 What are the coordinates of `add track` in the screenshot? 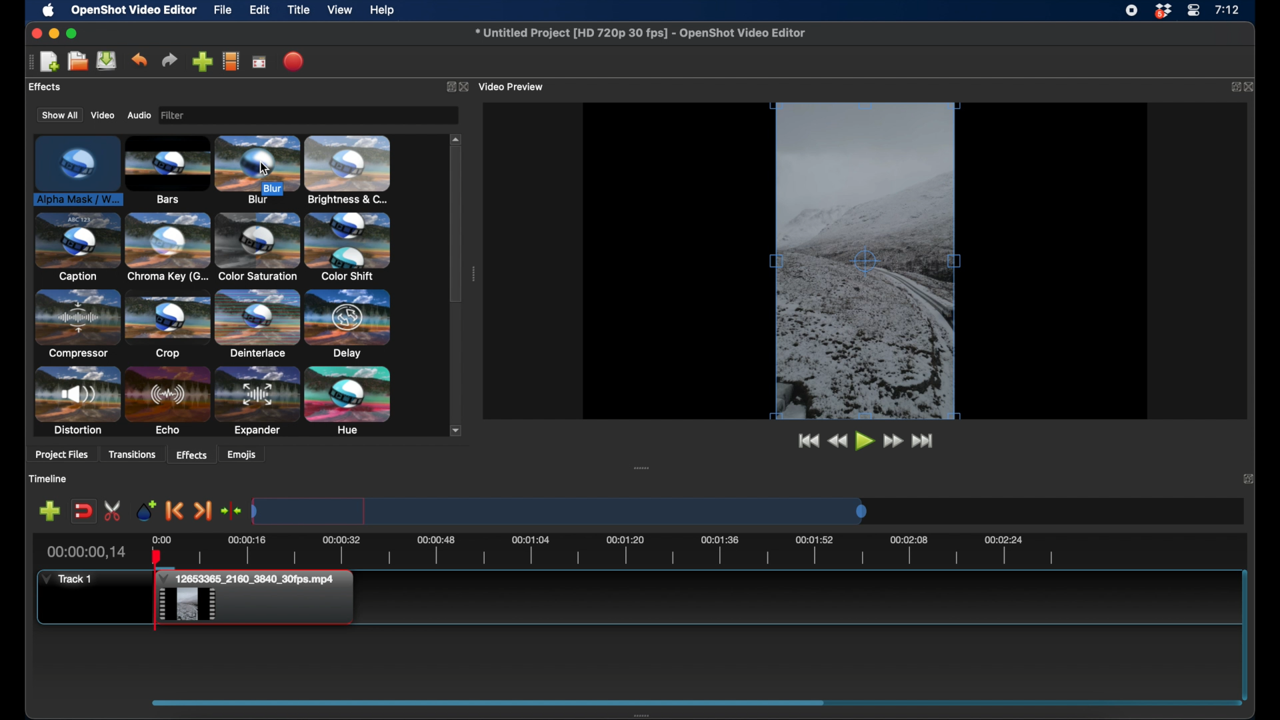 It's located at (51, 510).